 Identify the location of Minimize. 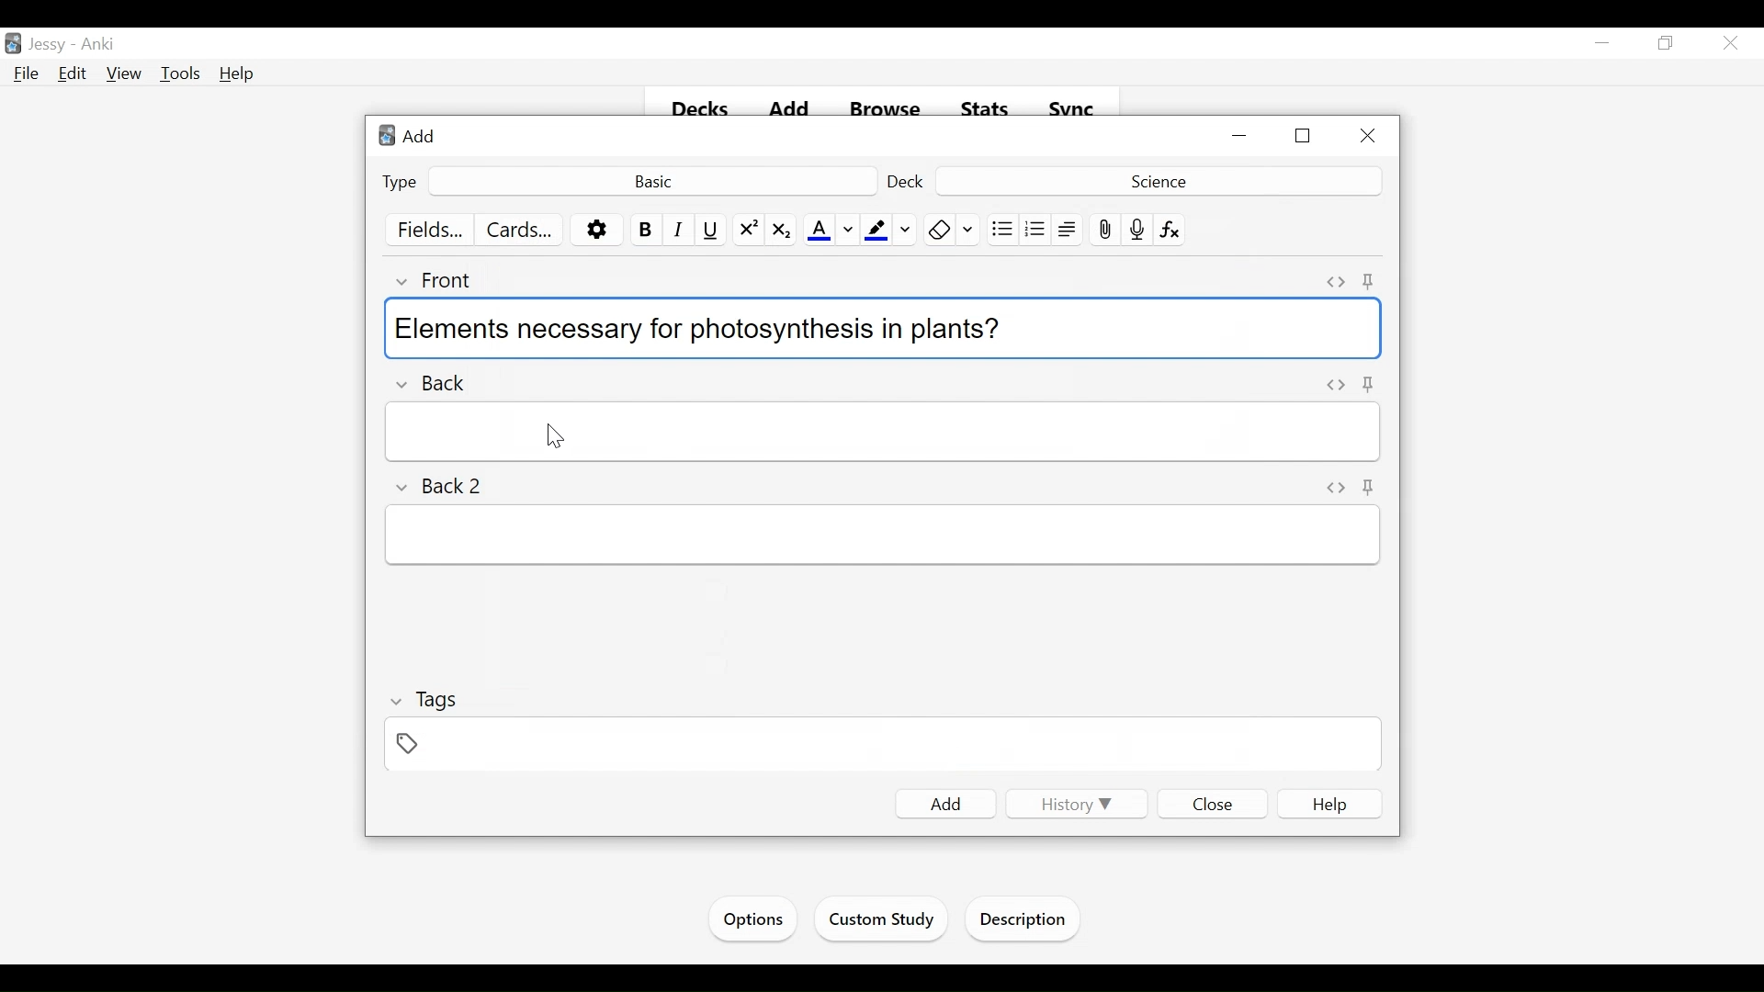
(1241, 137).